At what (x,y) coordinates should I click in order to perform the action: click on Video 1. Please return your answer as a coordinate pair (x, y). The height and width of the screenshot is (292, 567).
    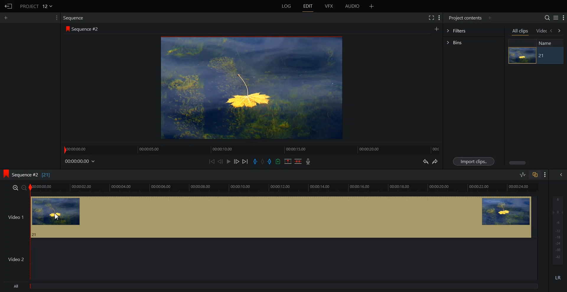
    Looking at the image, I should click on (283, 217).